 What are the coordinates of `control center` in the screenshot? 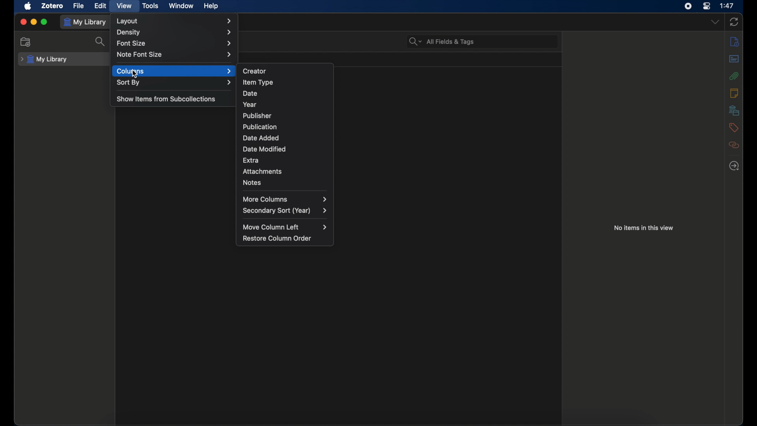 It's located at (707, 6).